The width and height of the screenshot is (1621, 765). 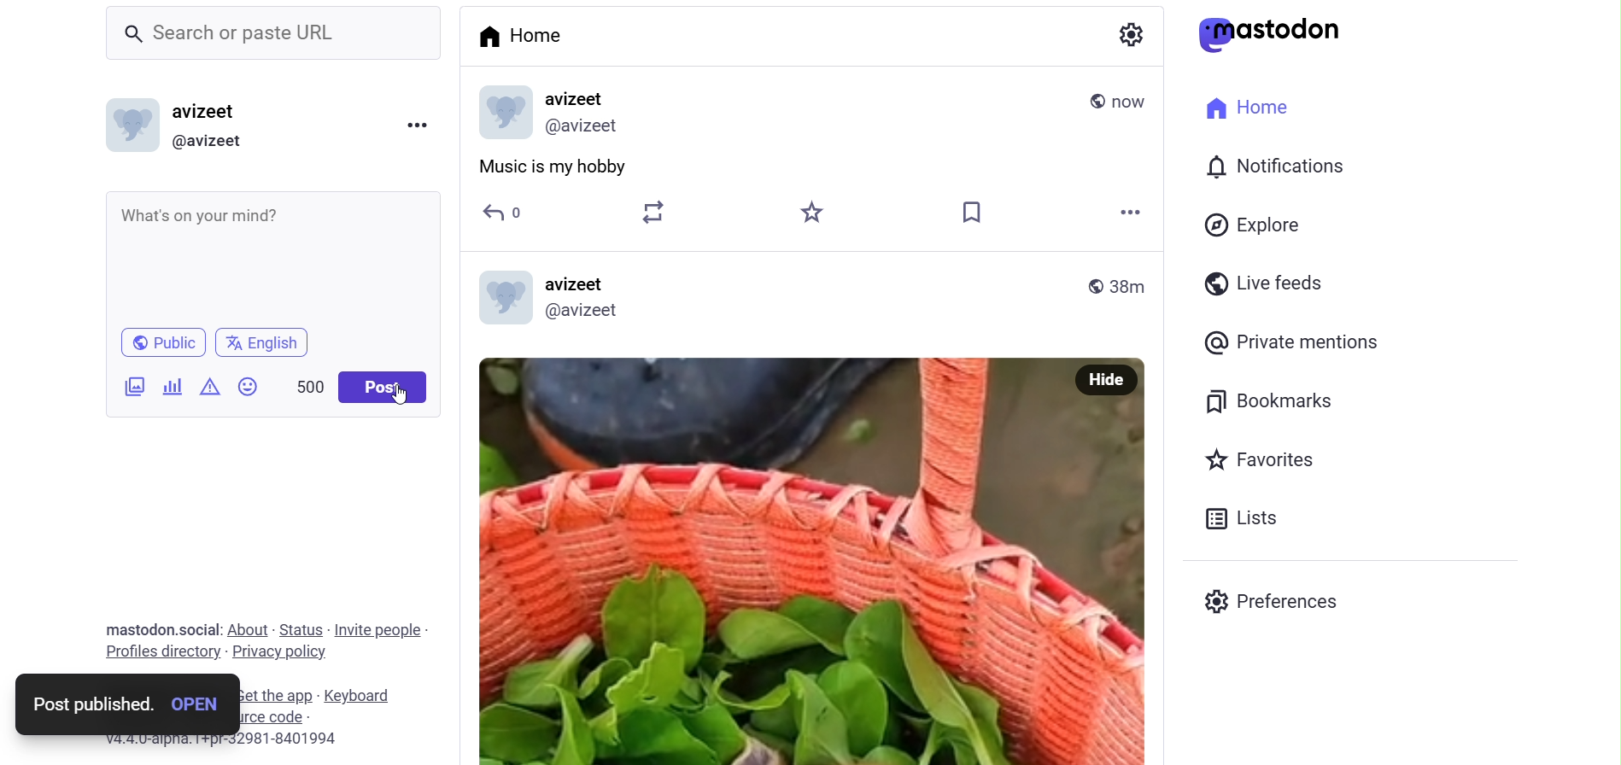 What do you see at coordinates (304, 387) in the screenshot?
I see `500` at bounding box center [304, 387].